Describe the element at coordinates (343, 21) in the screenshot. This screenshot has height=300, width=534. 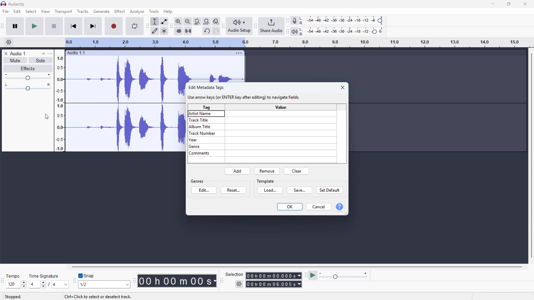
I see `recording level` at that location.